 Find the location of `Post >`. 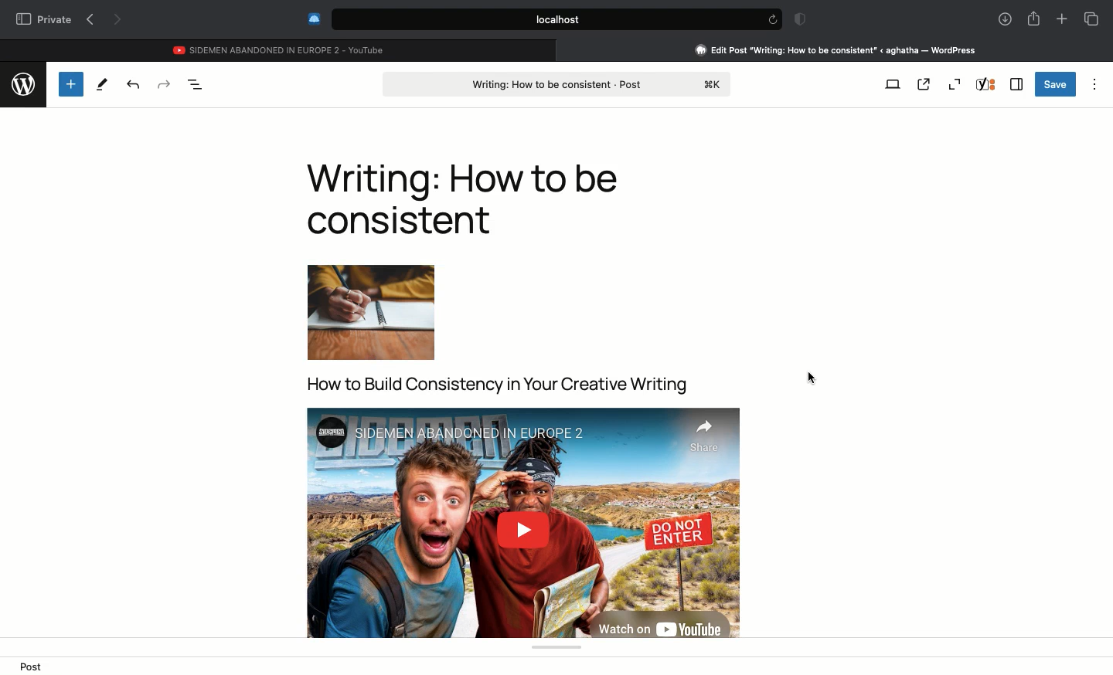

Post > is located at coordinates (38, 666).